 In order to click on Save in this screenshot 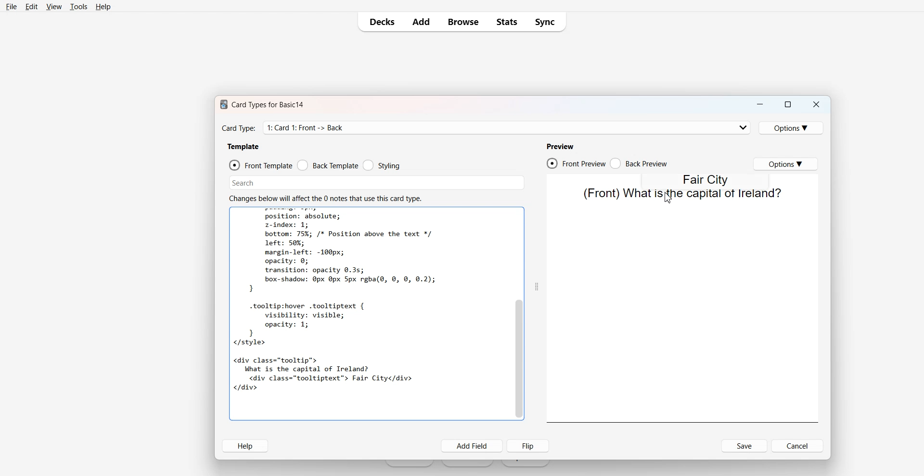, I will do `click(744, 446)`.